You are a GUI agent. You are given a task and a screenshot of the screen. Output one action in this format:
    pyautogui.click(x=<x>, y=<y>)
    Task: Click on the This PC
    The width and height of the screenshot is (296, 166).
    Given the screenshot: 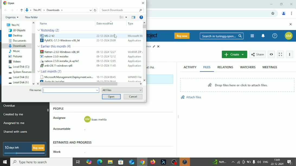 What is the action you would take?
    pyautogui.click(x=12, y=25)
    